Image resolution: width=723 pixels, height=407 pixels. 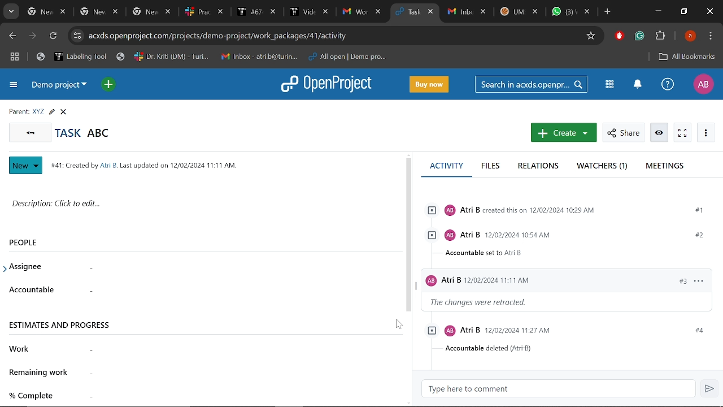 What do you see at coordinates (142, 165) in the screenshot?
I see `Project info` at bounding box center [142, 165].